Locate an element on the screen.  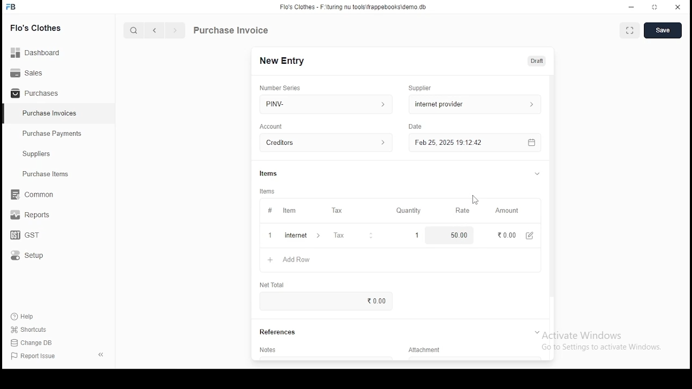
toggle between form and fullscreen  is located at coordinates (630, 31).